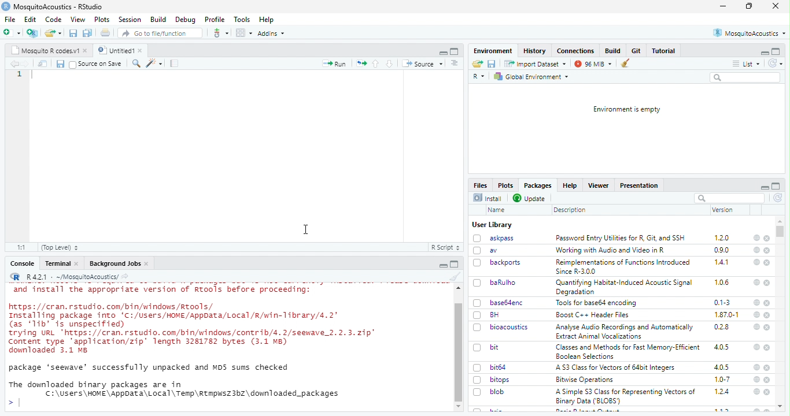 Image resolution: width=790 pixels, height=416 pixels. I want to click on Build, so click(158, 20).